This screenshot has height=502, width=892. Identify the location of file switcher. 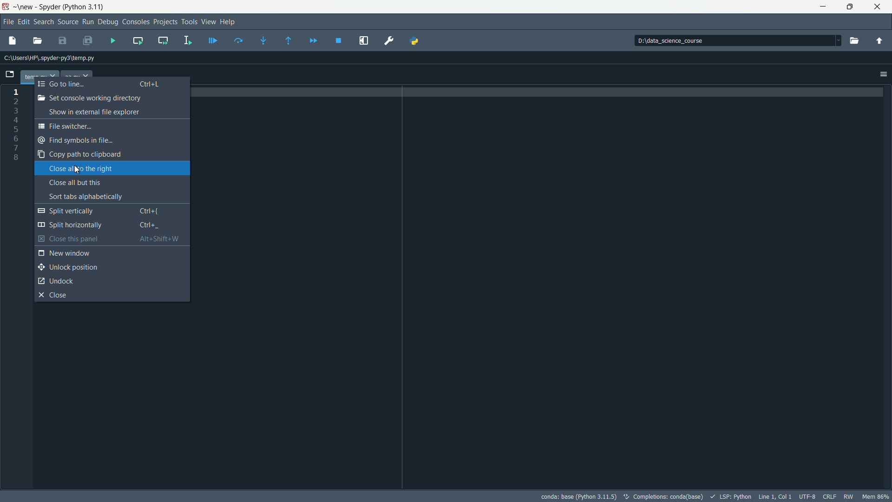
(66, 126).